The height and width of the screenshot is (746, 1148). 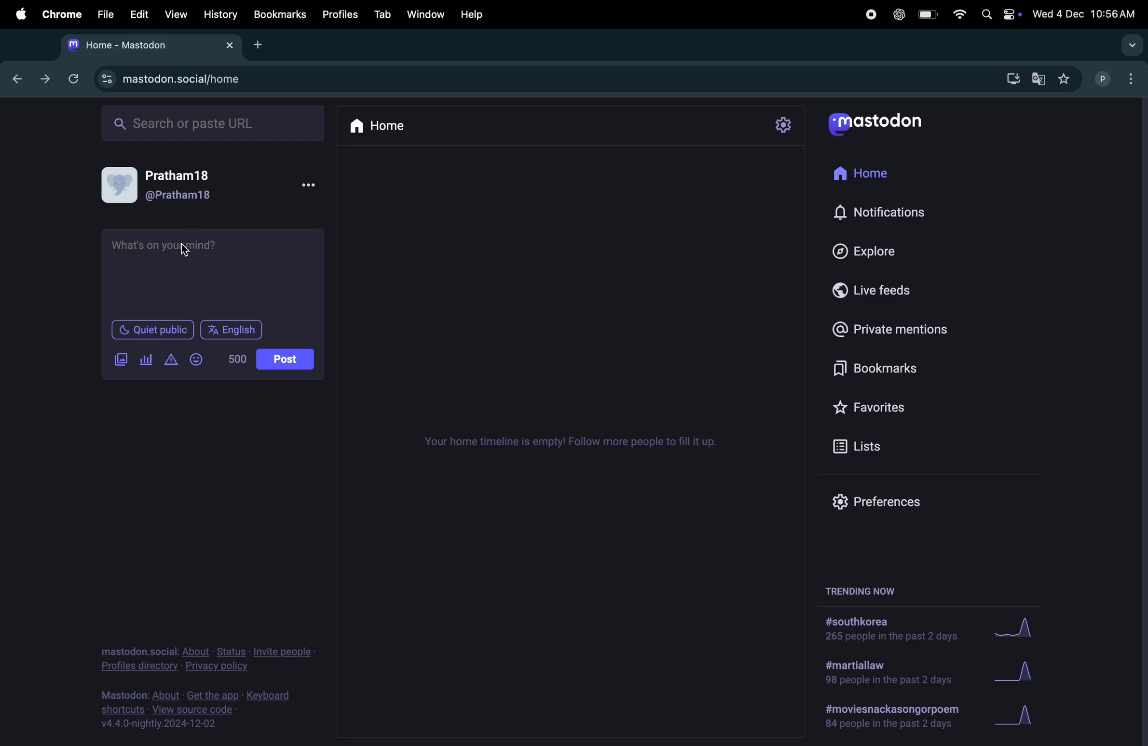 I want to click on apple menu, so click(x=20, y=15).